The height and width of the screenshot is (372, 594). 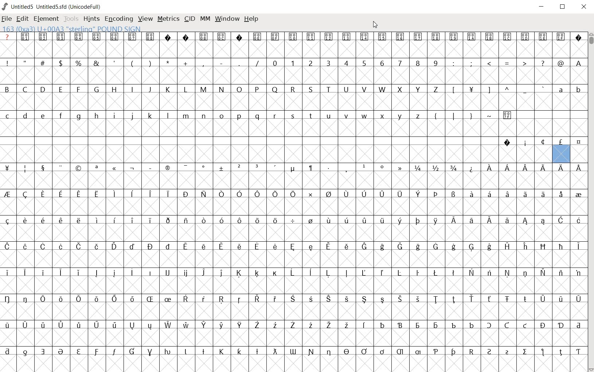 What do you see at coordinates (366, 37) in the screenshot?
I see `Symbol` at bounding box center [366, 37].